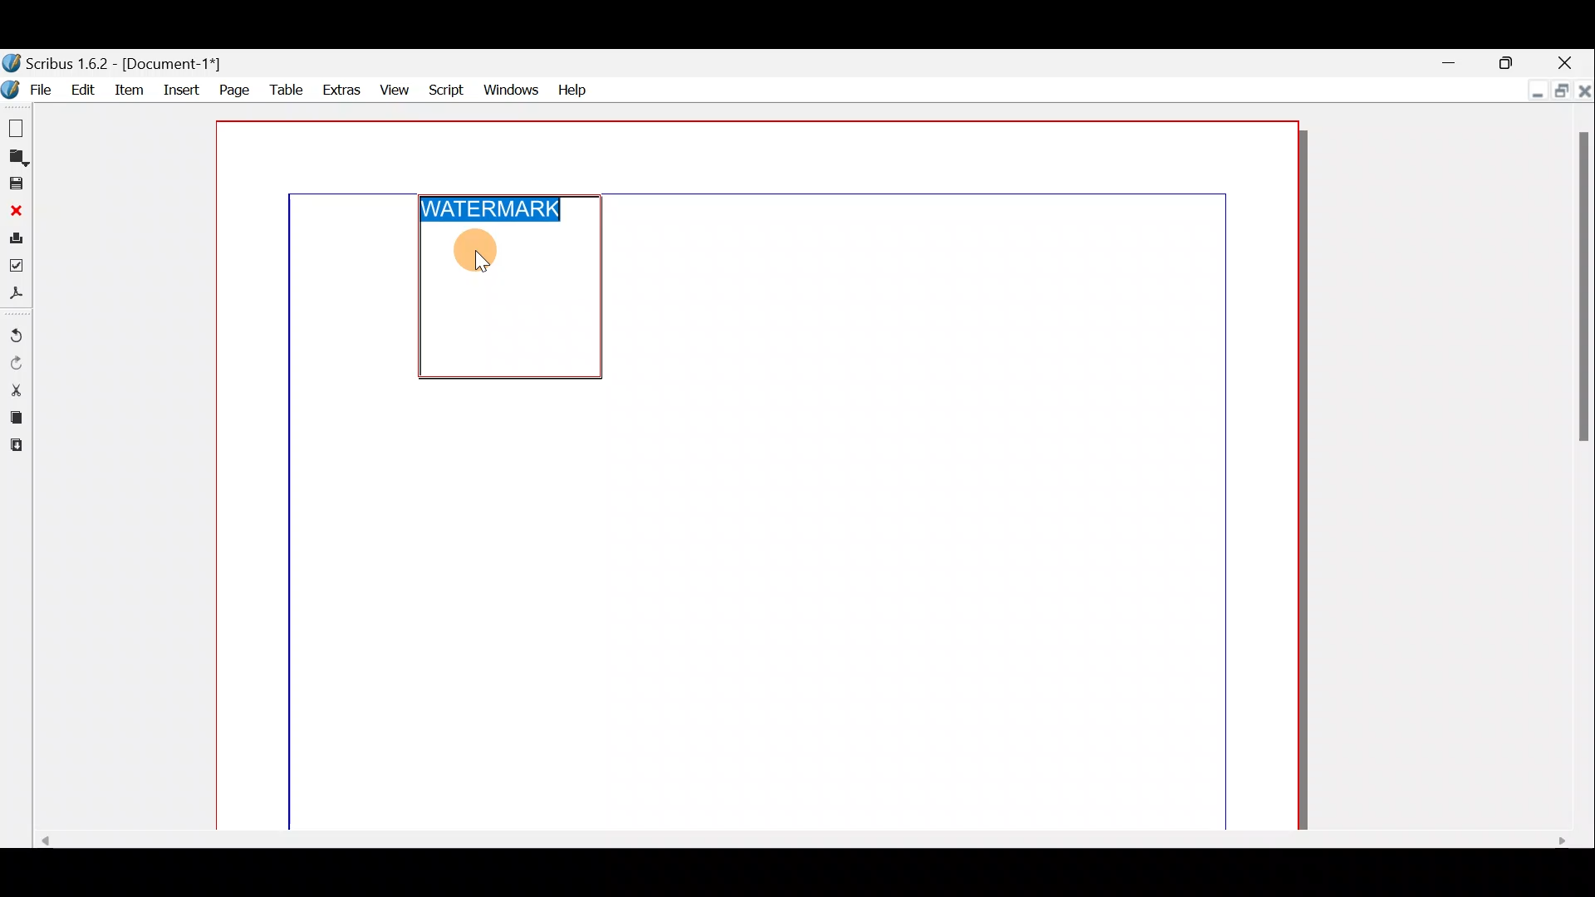 The width and height of the screenshot is (1595, 897). Describe the element at coordinates (15, 159) in the screenshot. I see `Open` at that location.